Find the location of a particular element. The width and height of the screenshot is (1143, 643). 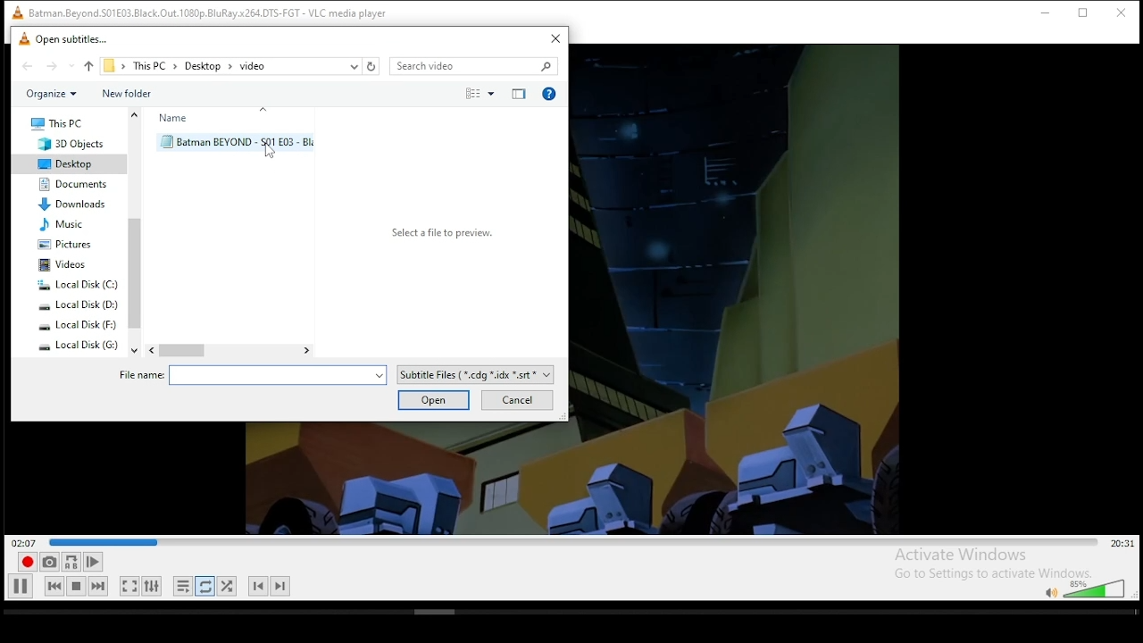

toggle playlist is located at coordinates (183, 586).